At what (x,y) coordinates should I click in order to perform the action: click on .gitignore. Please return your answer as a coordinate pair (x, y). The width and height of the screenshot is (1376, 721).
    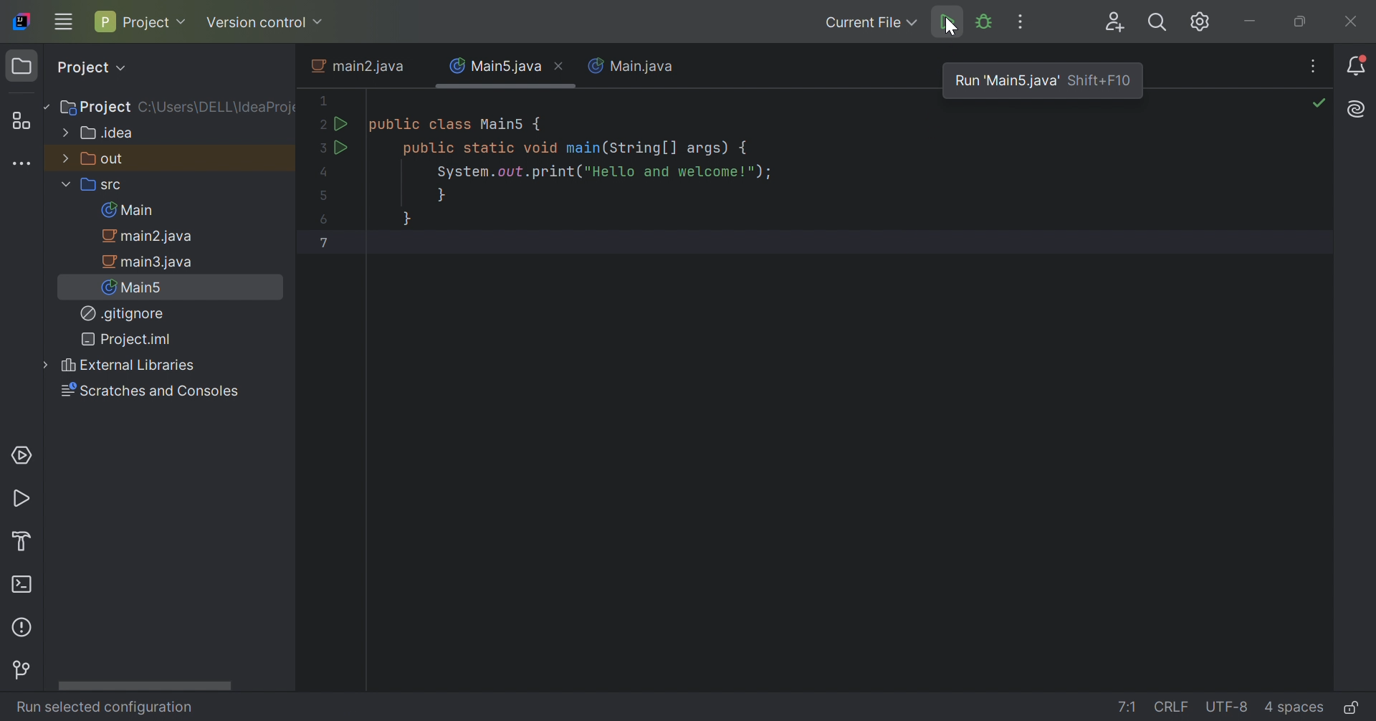
    Looking at the image, I should click on (121, 313).